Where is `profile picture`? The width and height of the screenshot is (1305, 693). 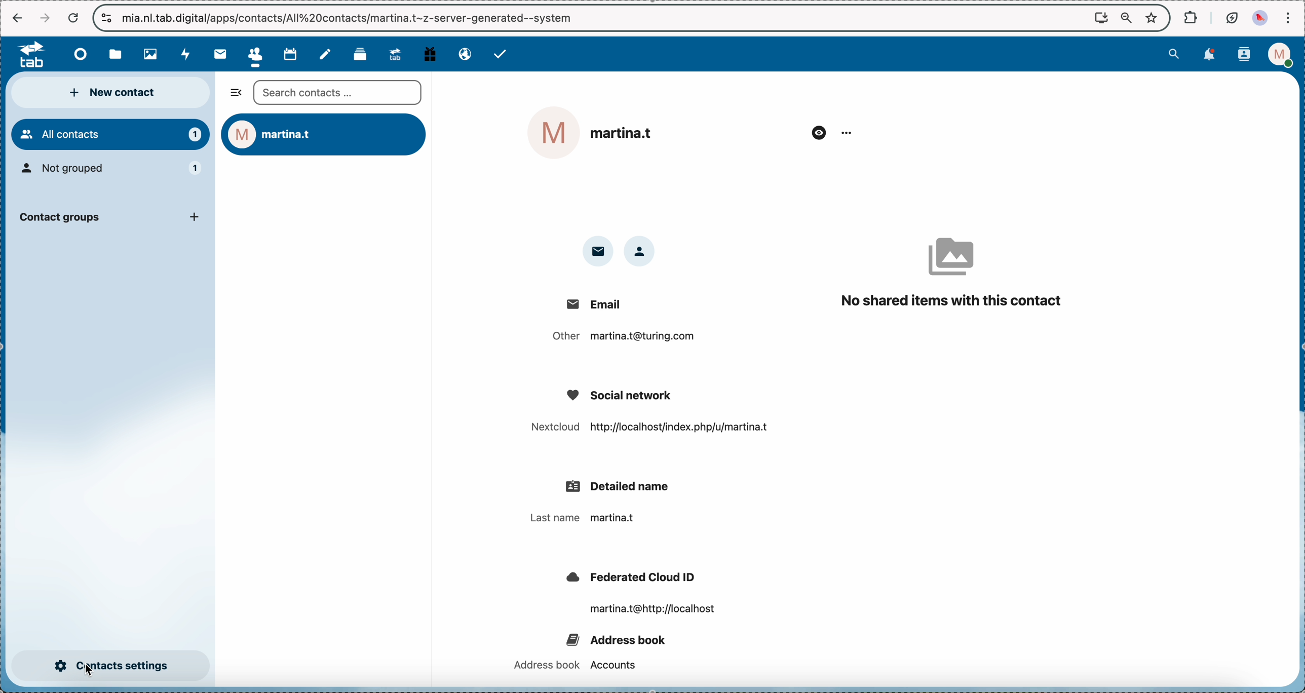 profile picture is located at coordinates (552, 132).